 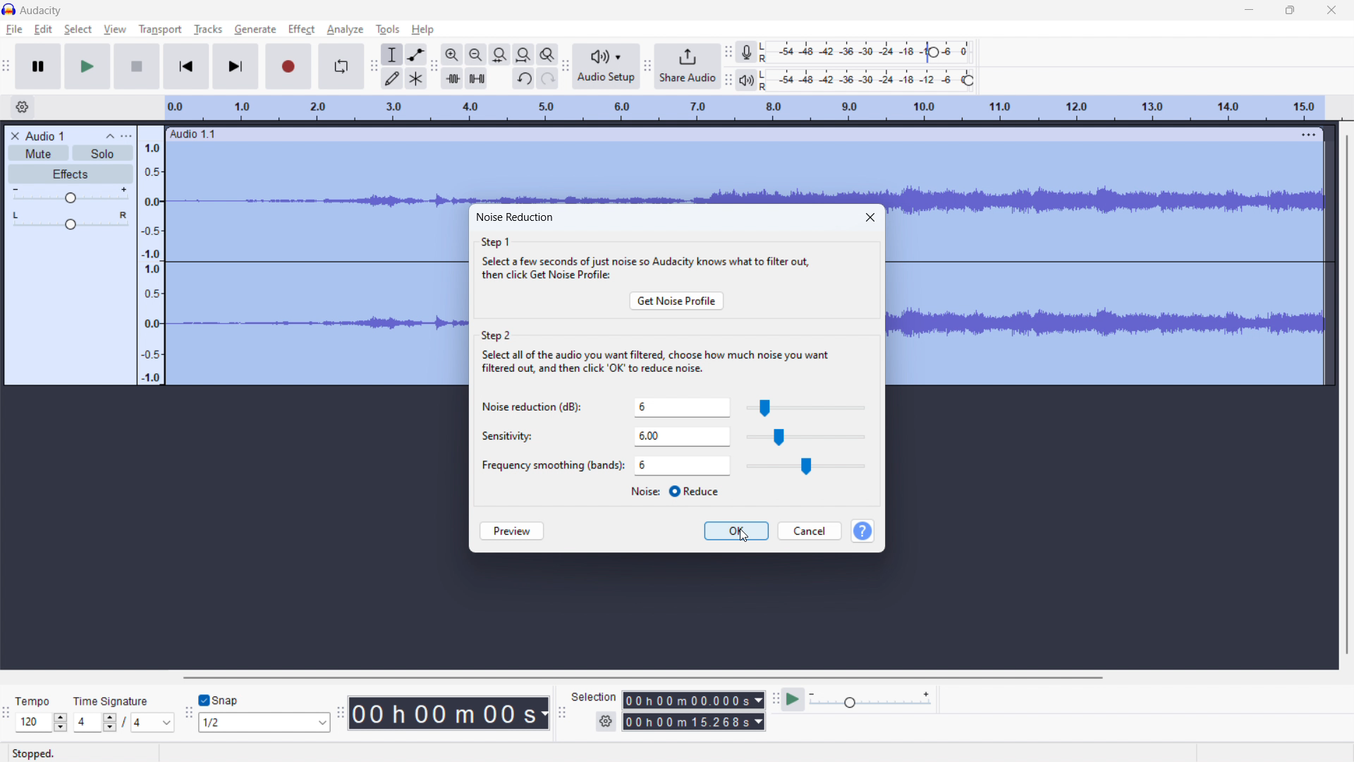 I want to click on edit toolbar, so click(x=434, y=66).